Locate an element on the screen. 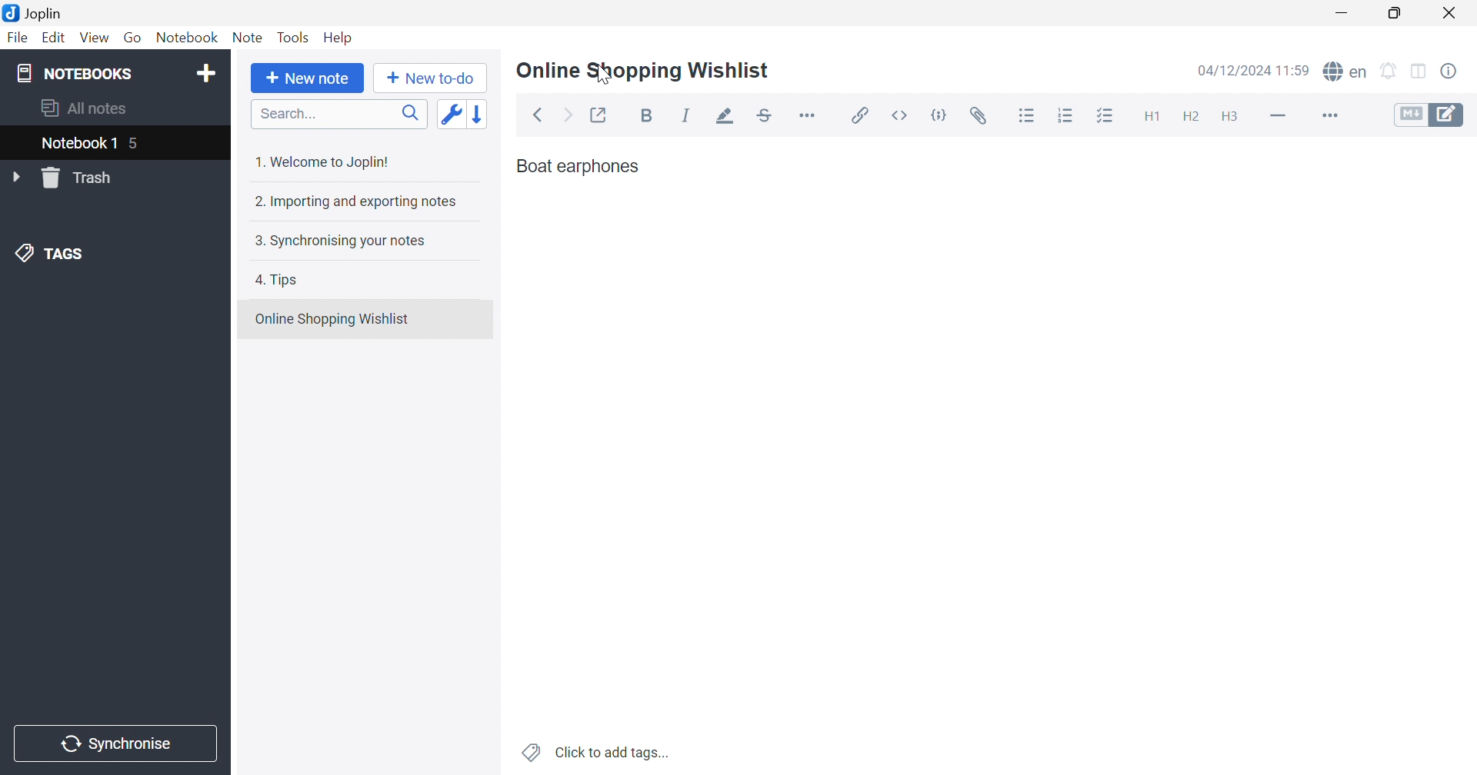 Image resolution: width=1477 pixels, height=775 pixels. Toggle editors is located at coordinates (1432, 116).